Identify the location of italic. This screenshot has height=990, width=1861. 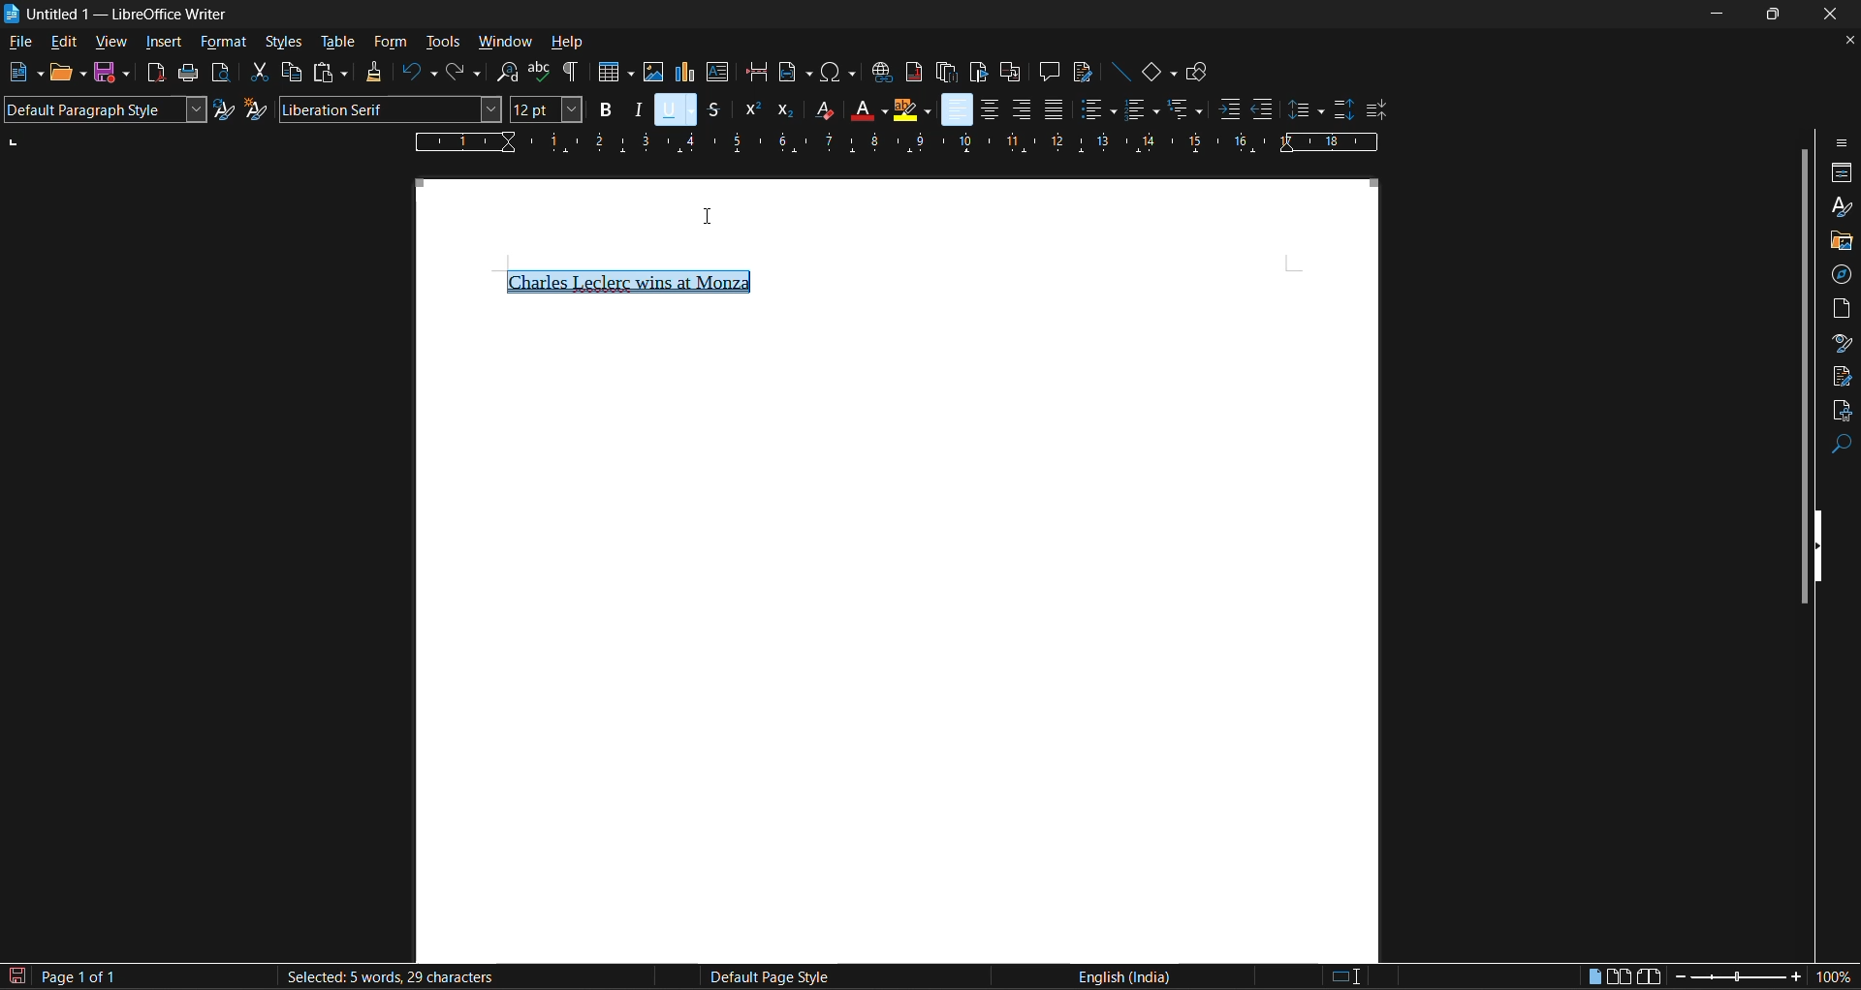
(637, 108).